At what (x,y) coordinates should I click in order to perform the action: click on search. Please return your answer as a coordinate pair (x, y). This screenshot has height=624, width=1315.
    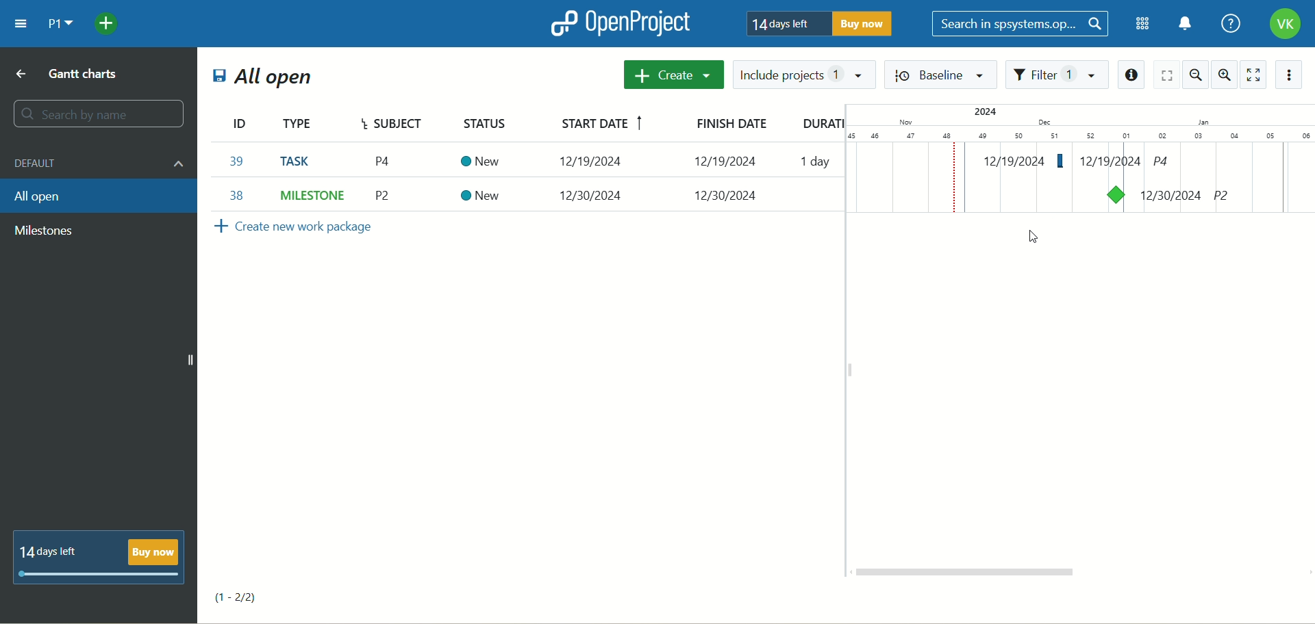
    Looking at the image, I should click on (1022, 24).